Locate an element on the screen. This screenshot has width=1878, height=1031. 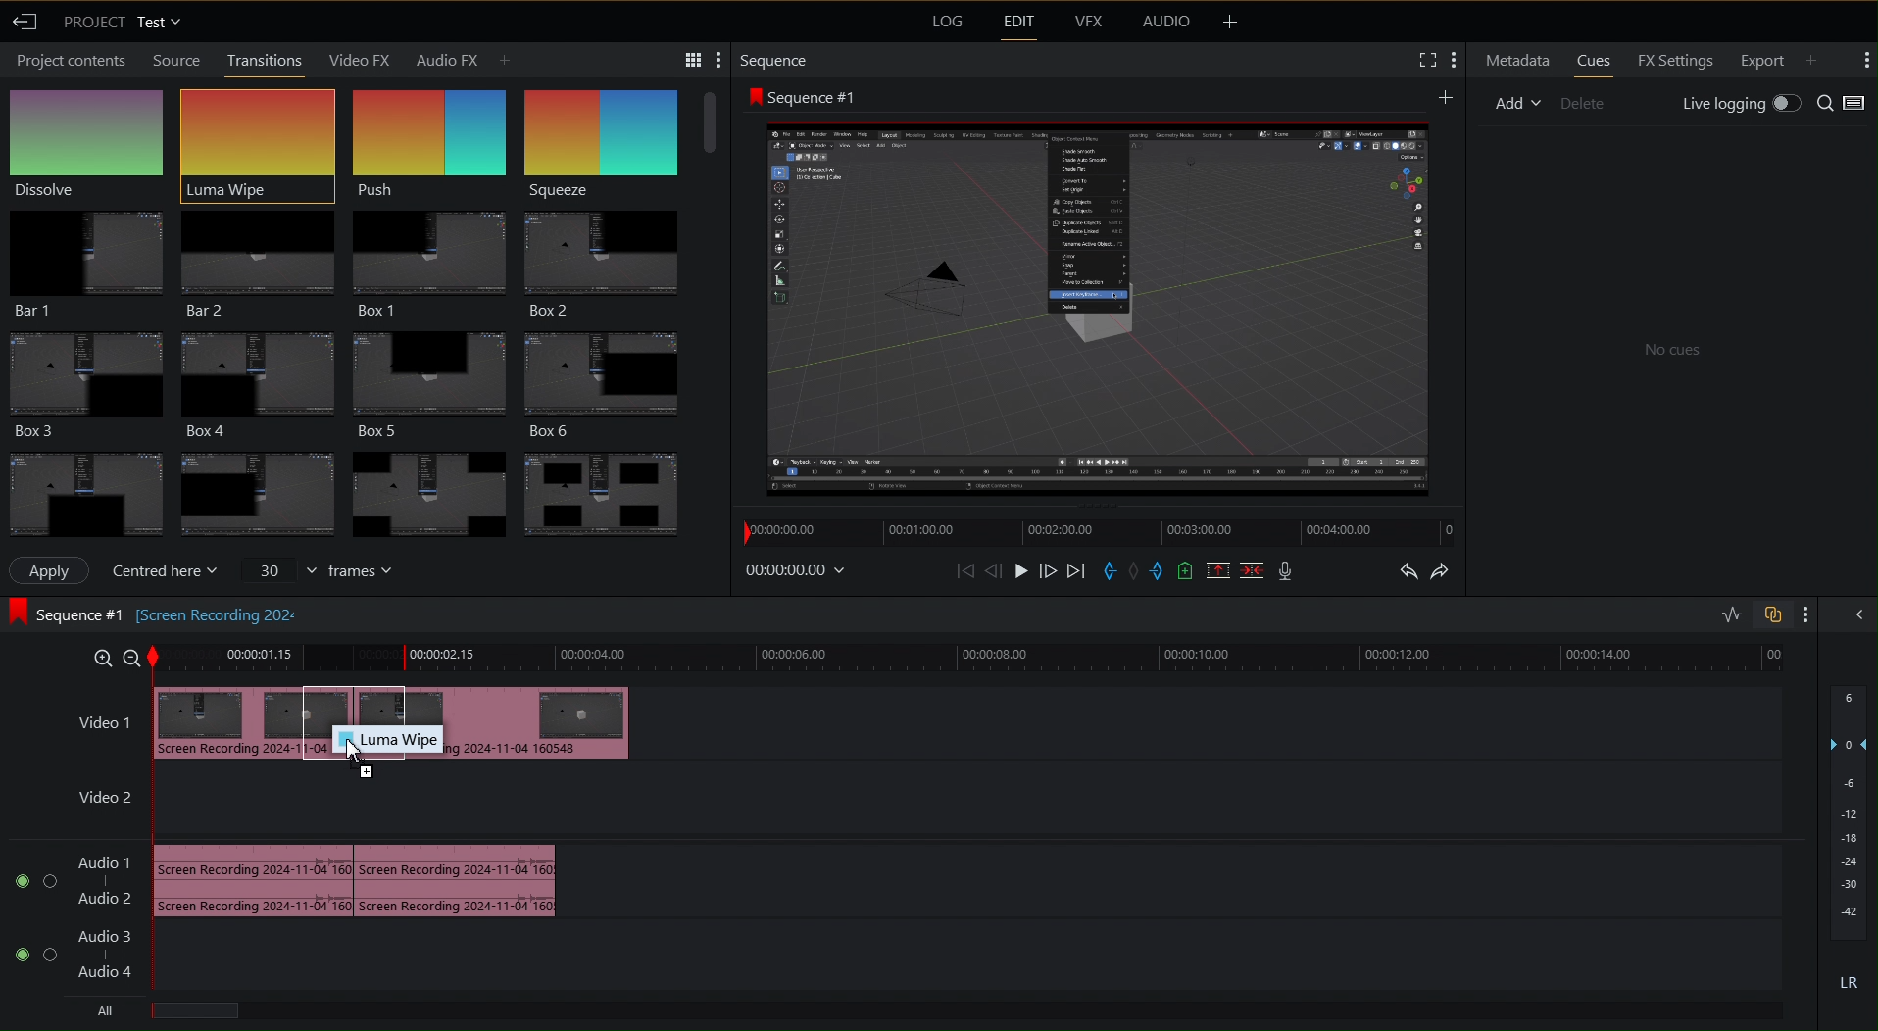
Video 2 is located at coordinates (105, 802).